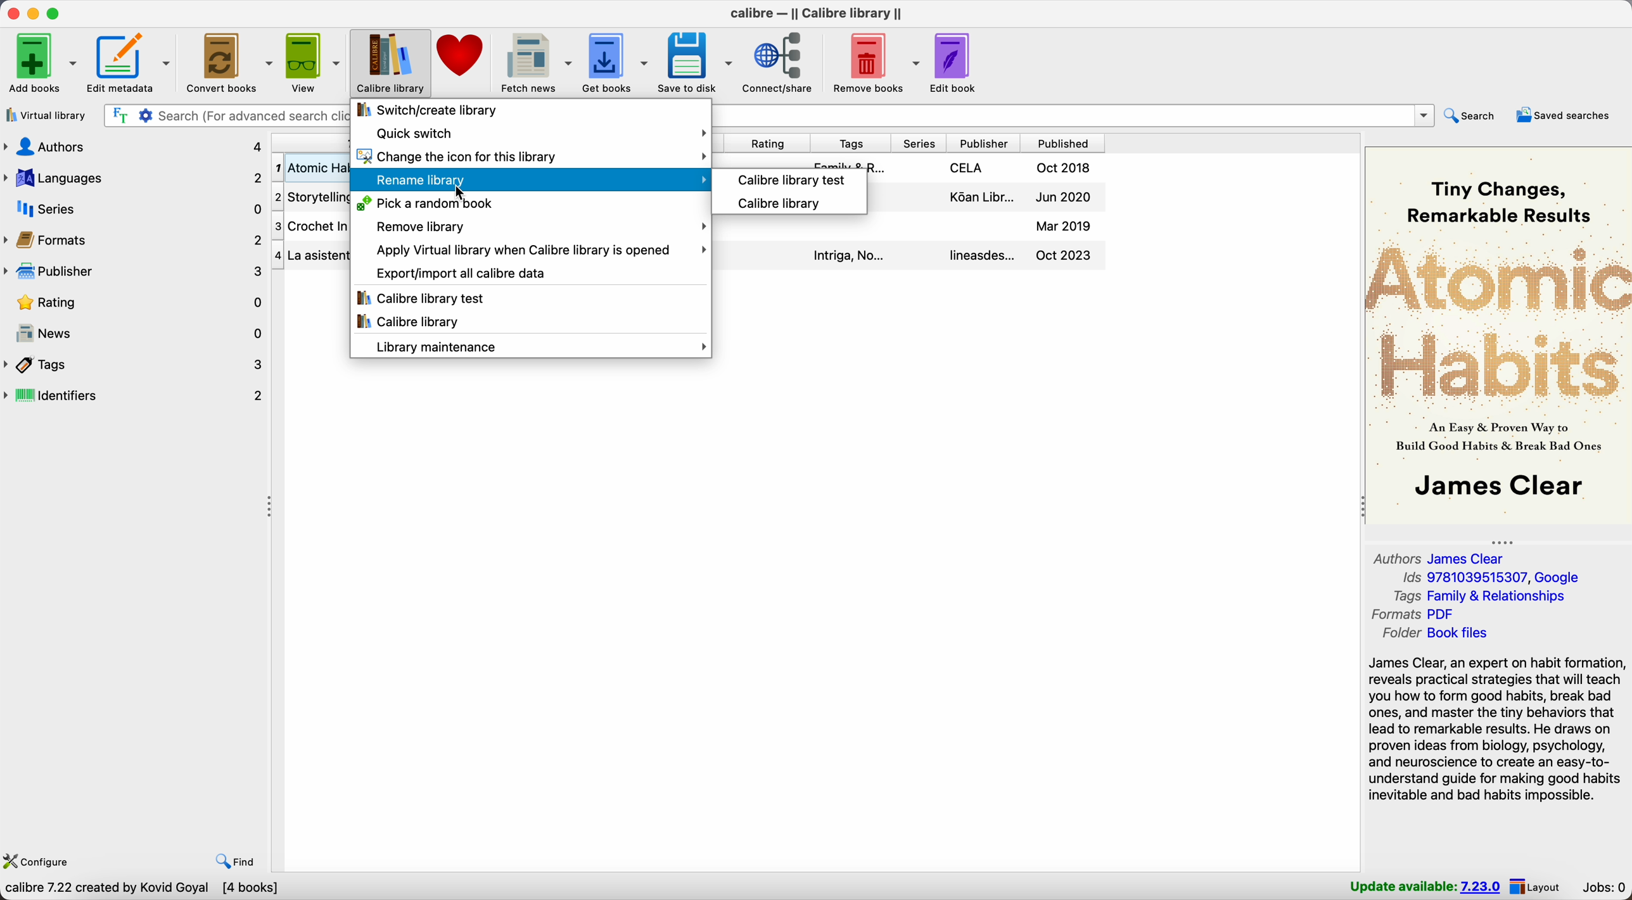 This screenshot has height=900, width=1632. What do you see at coordinates (616, 61) in the screenshot?
I see `get books` at bounding box center [616, 61].